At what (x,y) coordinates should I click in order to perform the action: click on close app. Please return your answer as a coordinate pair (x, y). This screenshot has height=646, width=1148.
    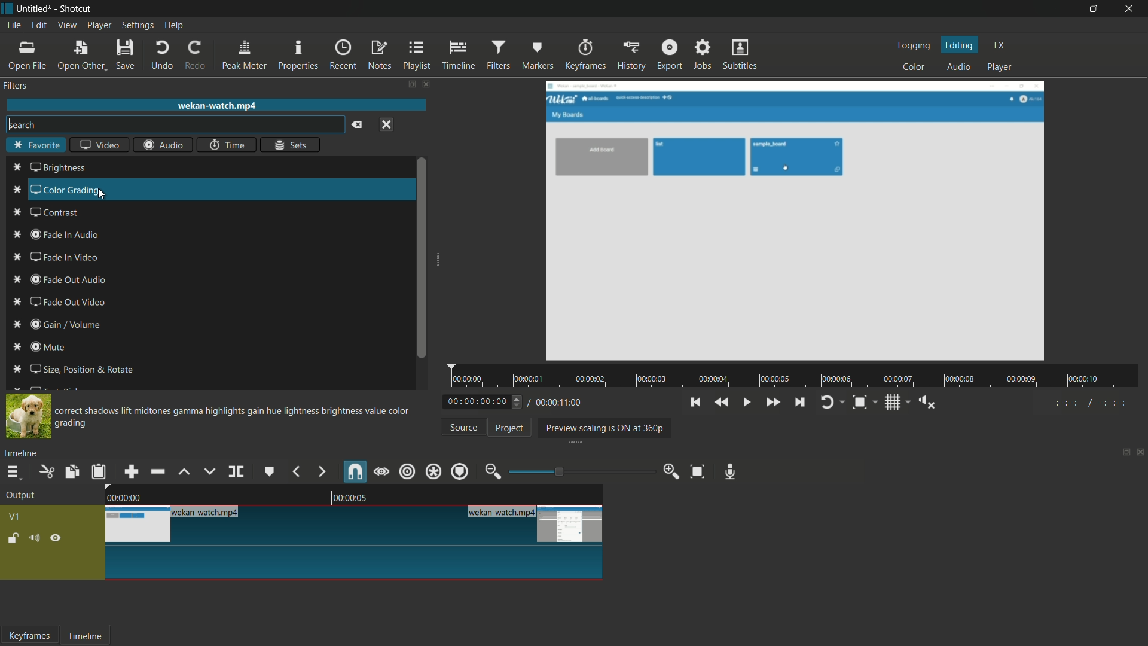
    Looking at the image, I should click on (1131, 9).